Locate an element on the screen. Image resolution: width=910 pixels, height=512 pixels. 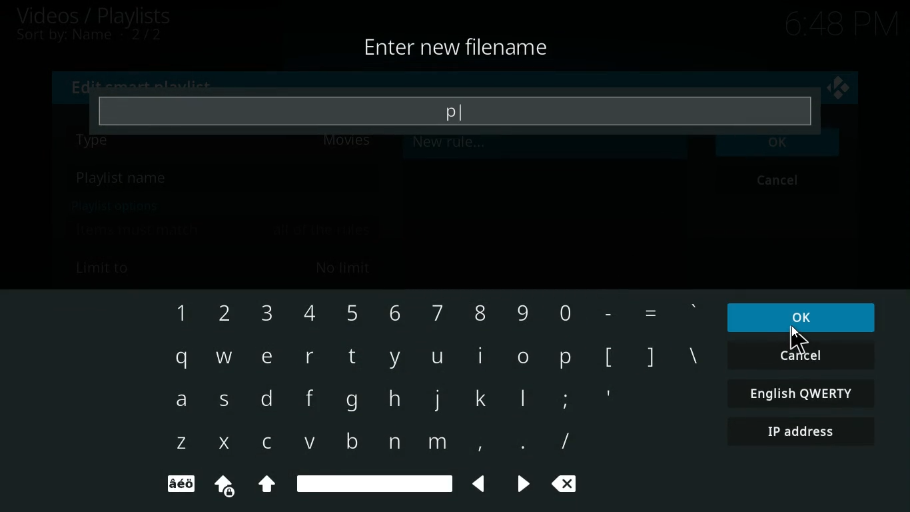
o is located at coordinates (524, 356).